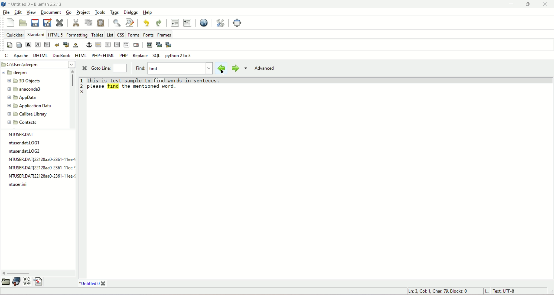 The height and width of the screenshot is (295, 554). What do you see at coordinates (111, 35) in the screenshot?
I see `list` at bounding box center [111, 35].